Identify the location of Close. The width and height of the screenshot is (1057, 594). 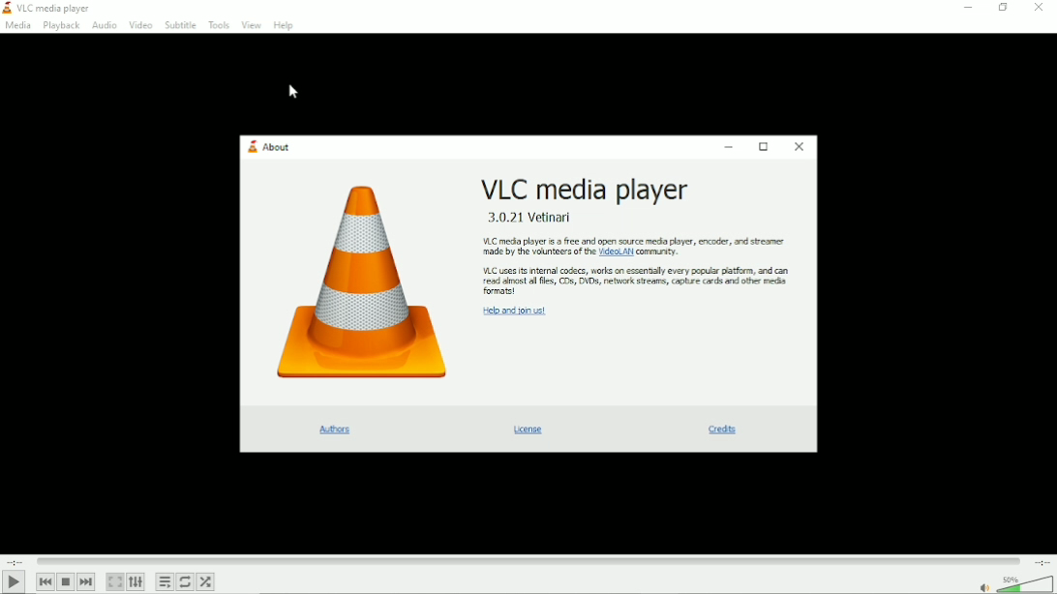
(1040, 8).